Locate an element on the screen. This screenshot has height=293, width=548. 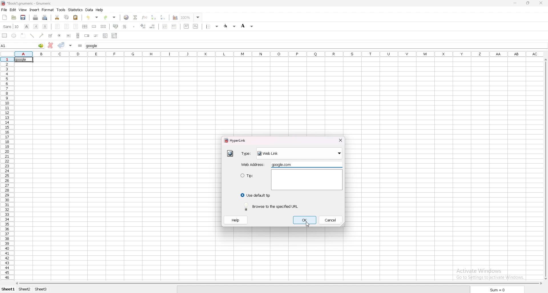
Sum = 0 is located at coordinates (494, 290).